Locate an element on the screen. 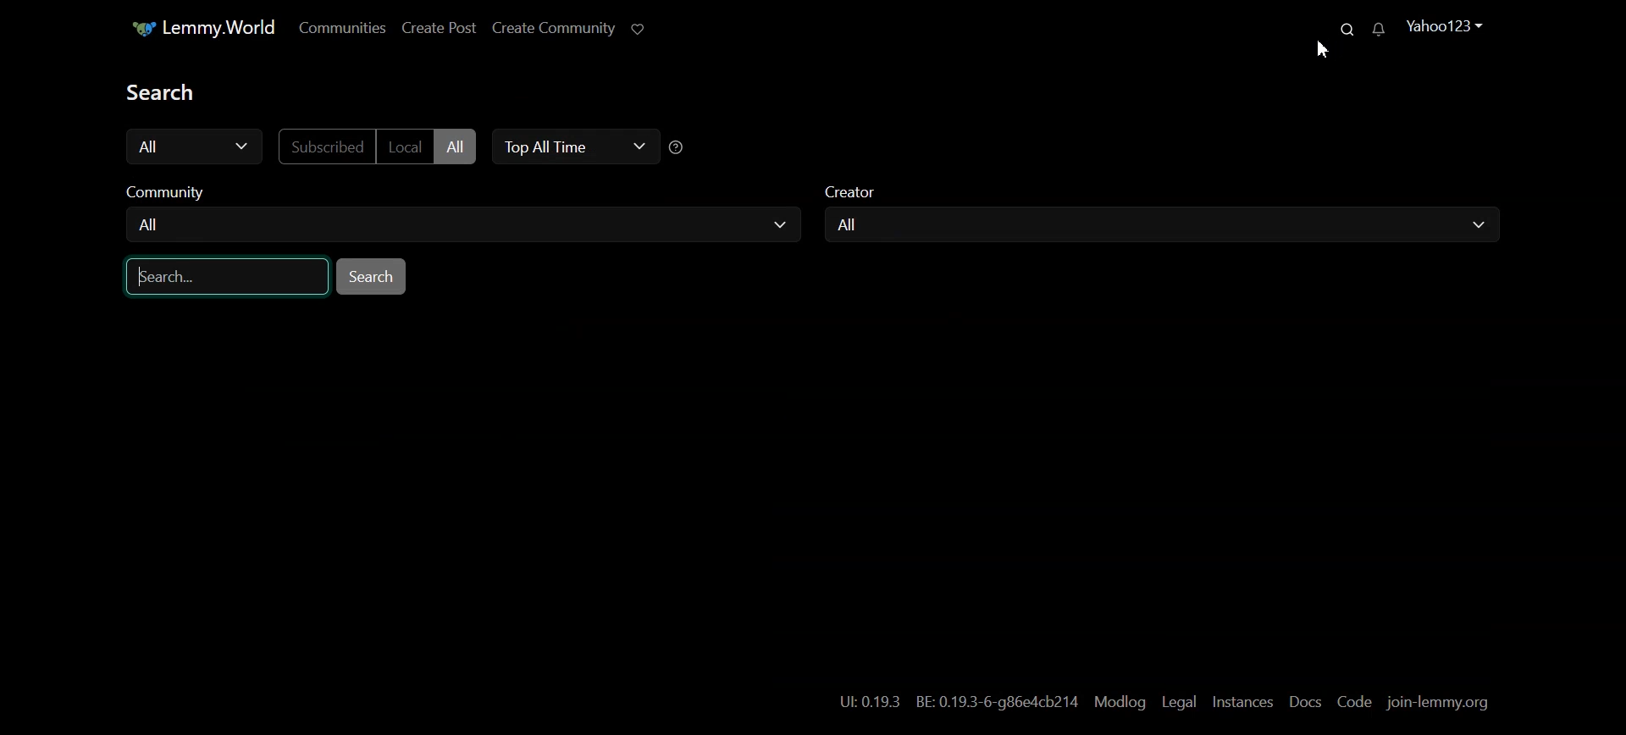  Support Limmy is located at coordinates (638, 30).